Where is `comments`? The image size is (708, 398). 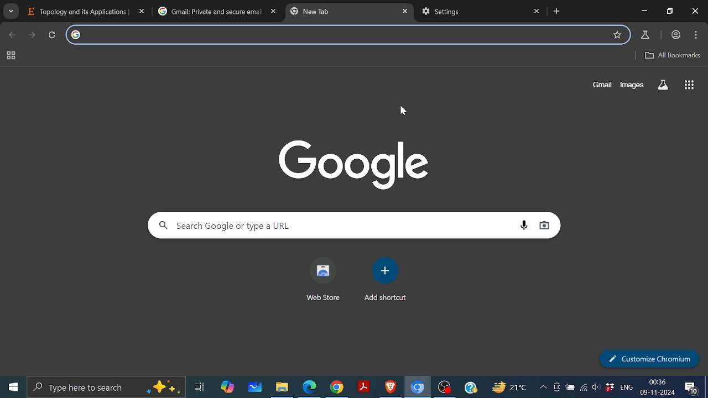 comments is located at coordinates (693, 389).